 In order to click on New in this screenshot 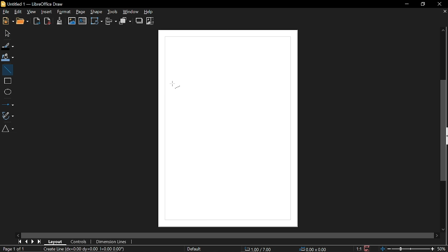, I will do `click(7, 21)`.